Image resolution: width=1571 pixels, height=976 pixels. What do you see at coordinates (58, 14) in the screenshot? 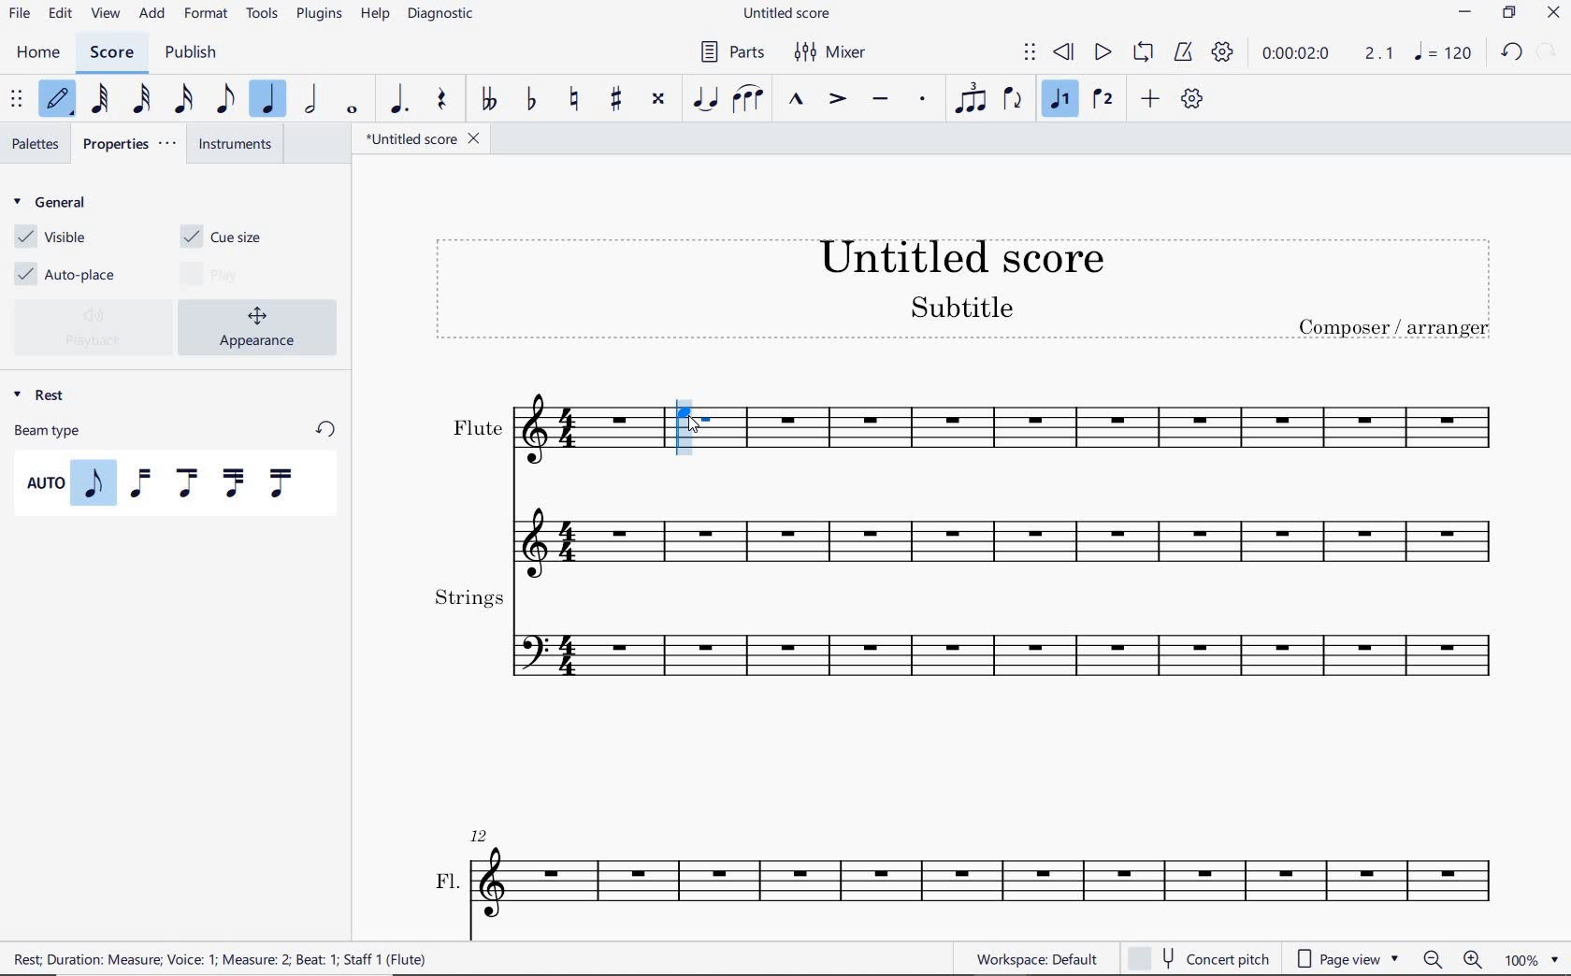
I see `edit` at bounding box center [58, 14].